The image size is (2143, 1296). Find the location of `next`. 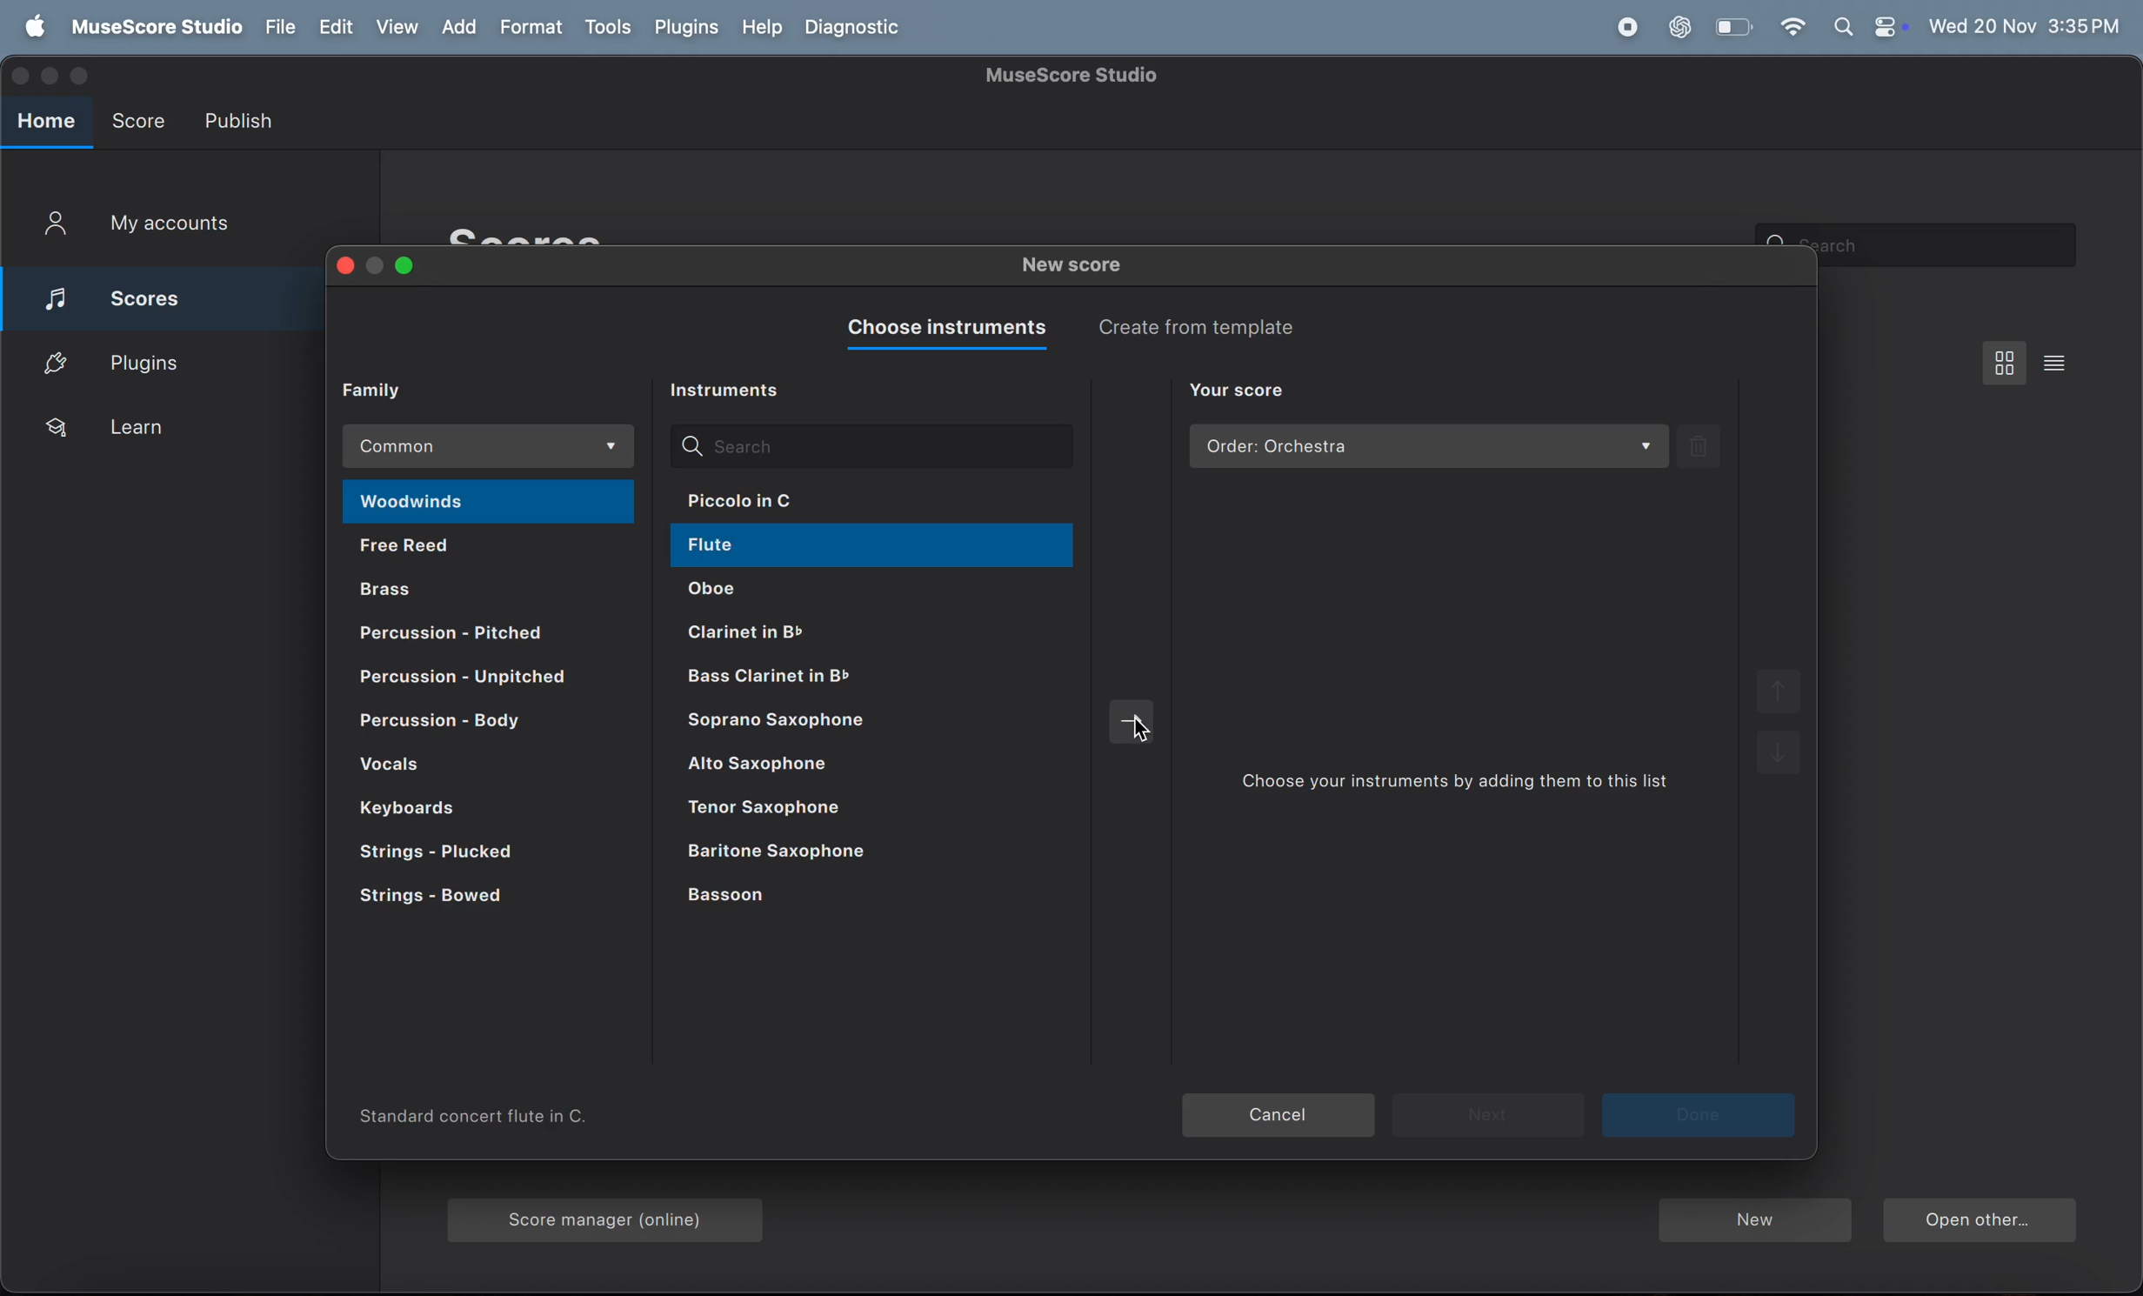

next is located at coordinates (1488, 1113).